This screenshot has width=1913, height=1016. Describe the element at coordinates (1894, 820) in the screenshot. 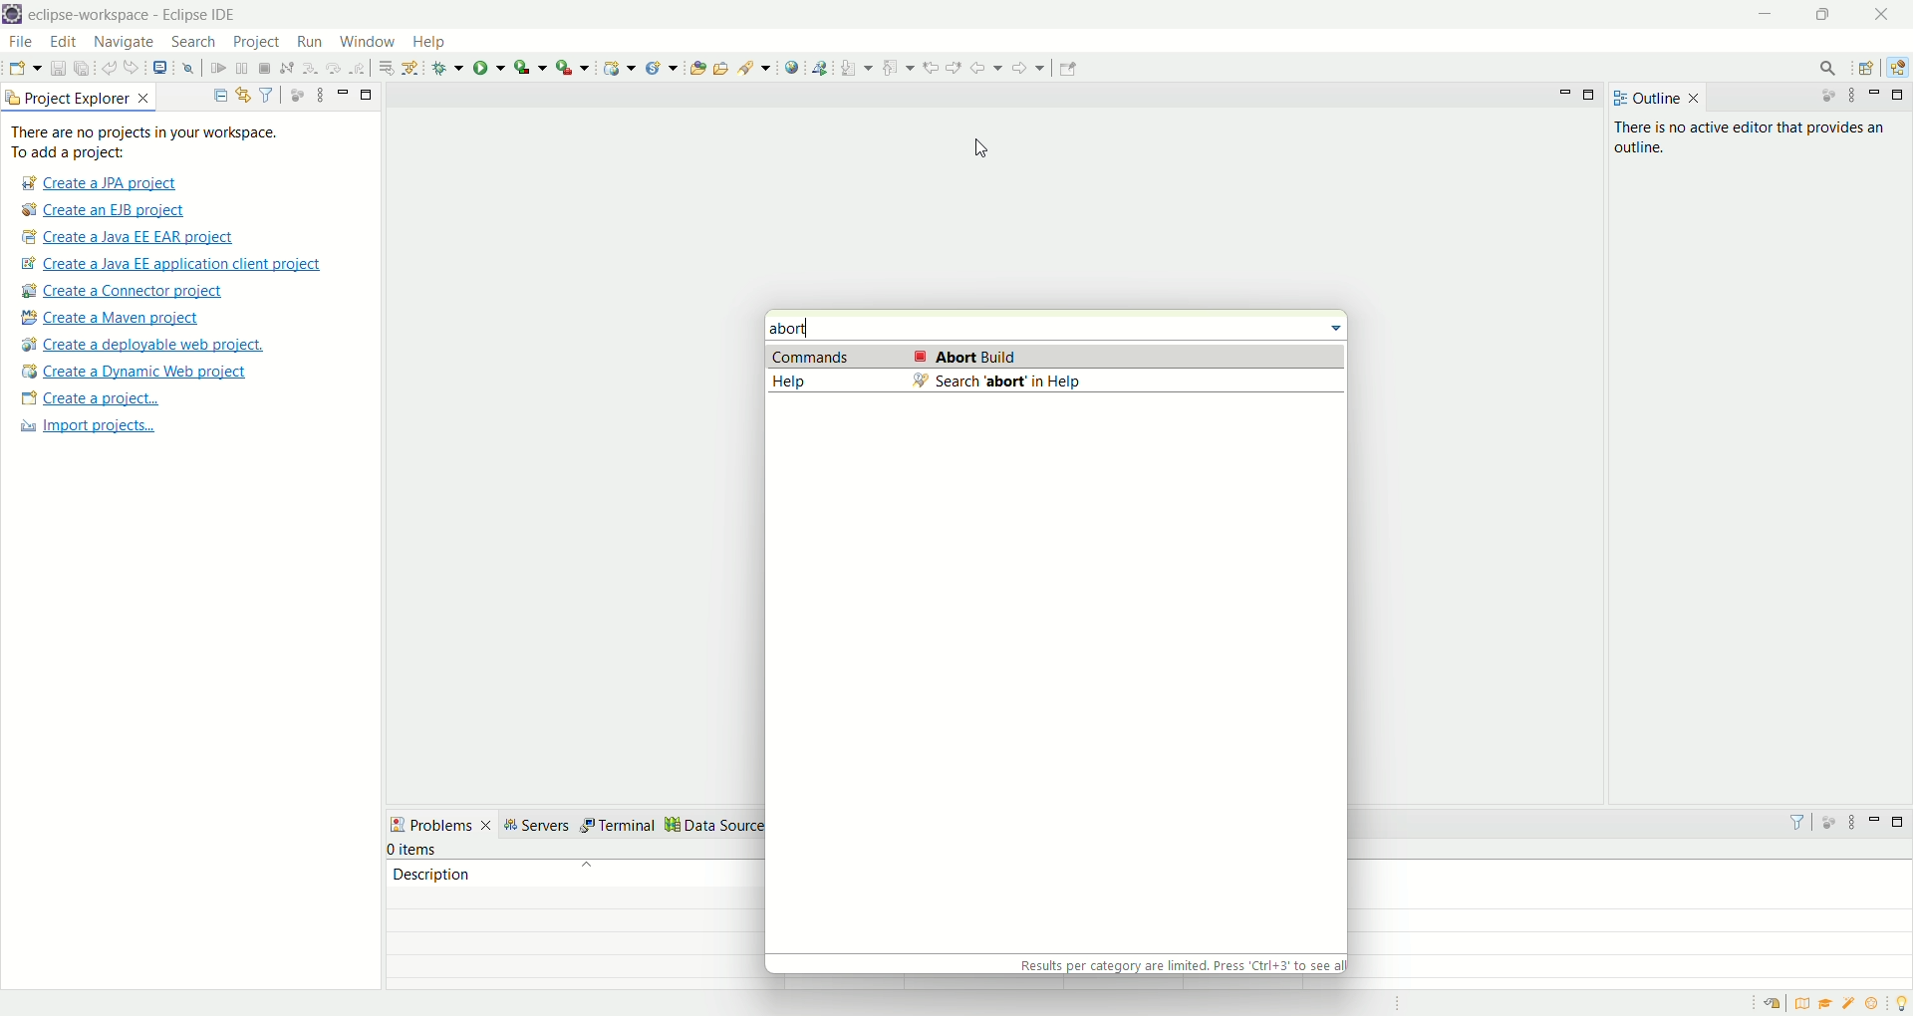

I see `maximize` at that location.